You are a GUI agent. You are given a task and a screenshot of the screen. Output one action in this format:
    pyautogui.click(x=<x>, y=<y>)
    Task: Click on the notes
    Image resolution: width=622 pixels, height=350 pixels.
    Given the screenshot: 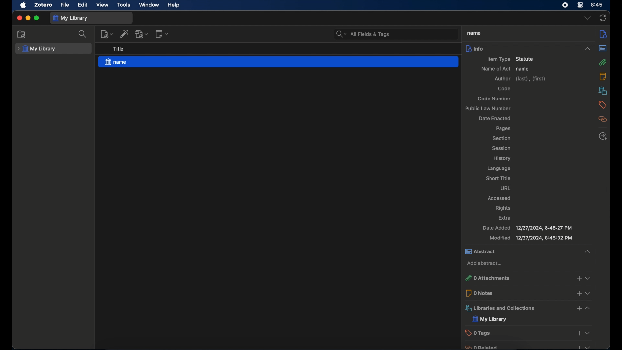 What is the action you would take?
    pyautogui.click(x=603, y=76)
    